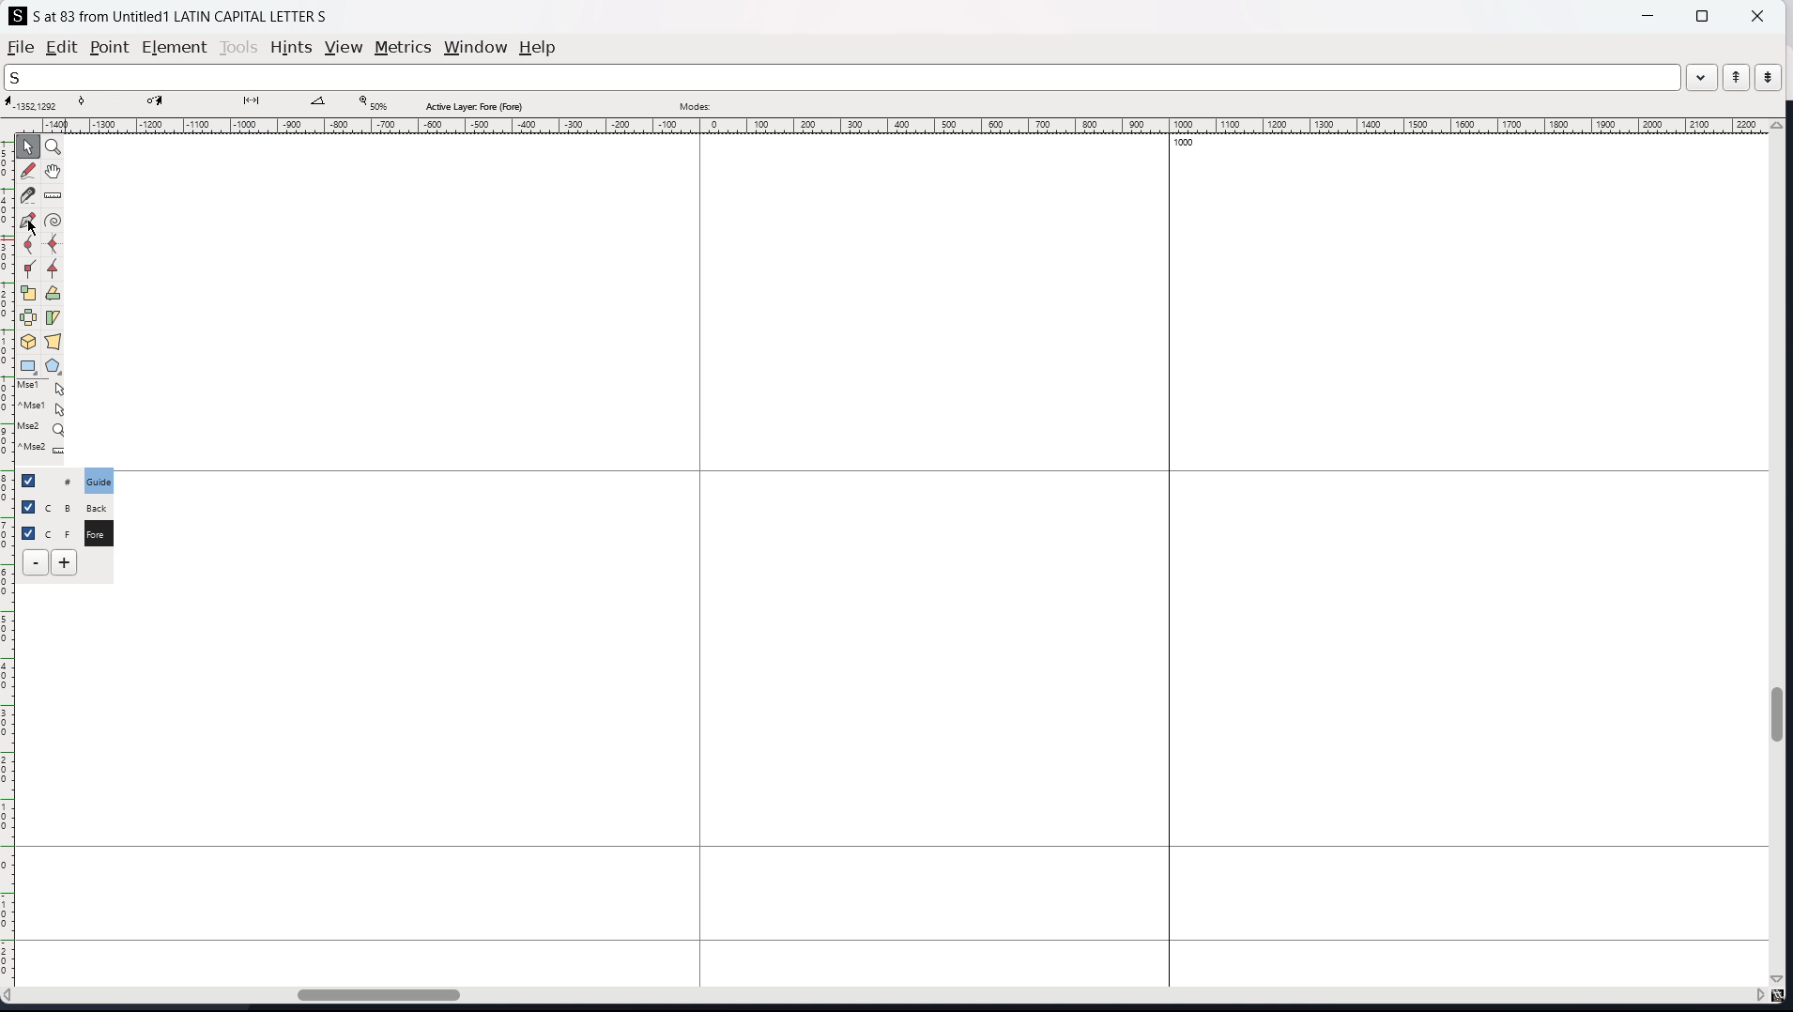 The image size is (1793, 1012). I want to click on Mse1, so click(42, 389).